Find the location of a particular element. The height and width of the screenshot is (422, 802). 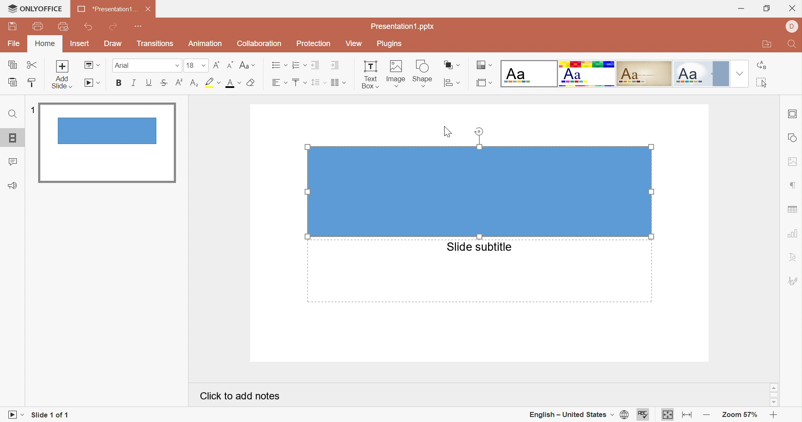

Drop down is located at coordinates (740, 73).